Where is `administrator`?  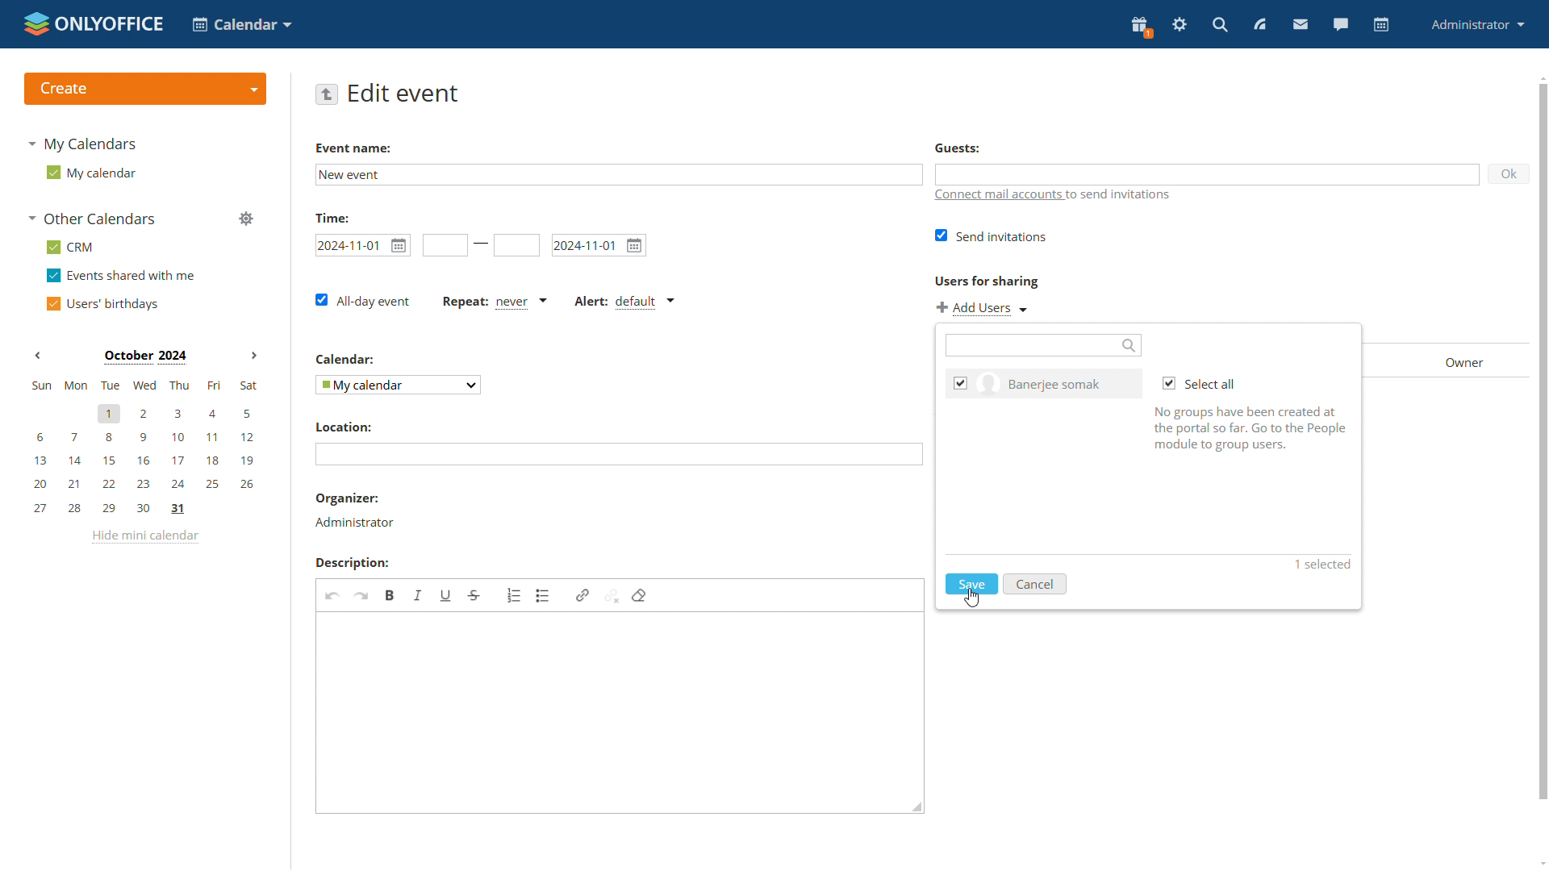 administrator is located at coordinates (1478, 24).